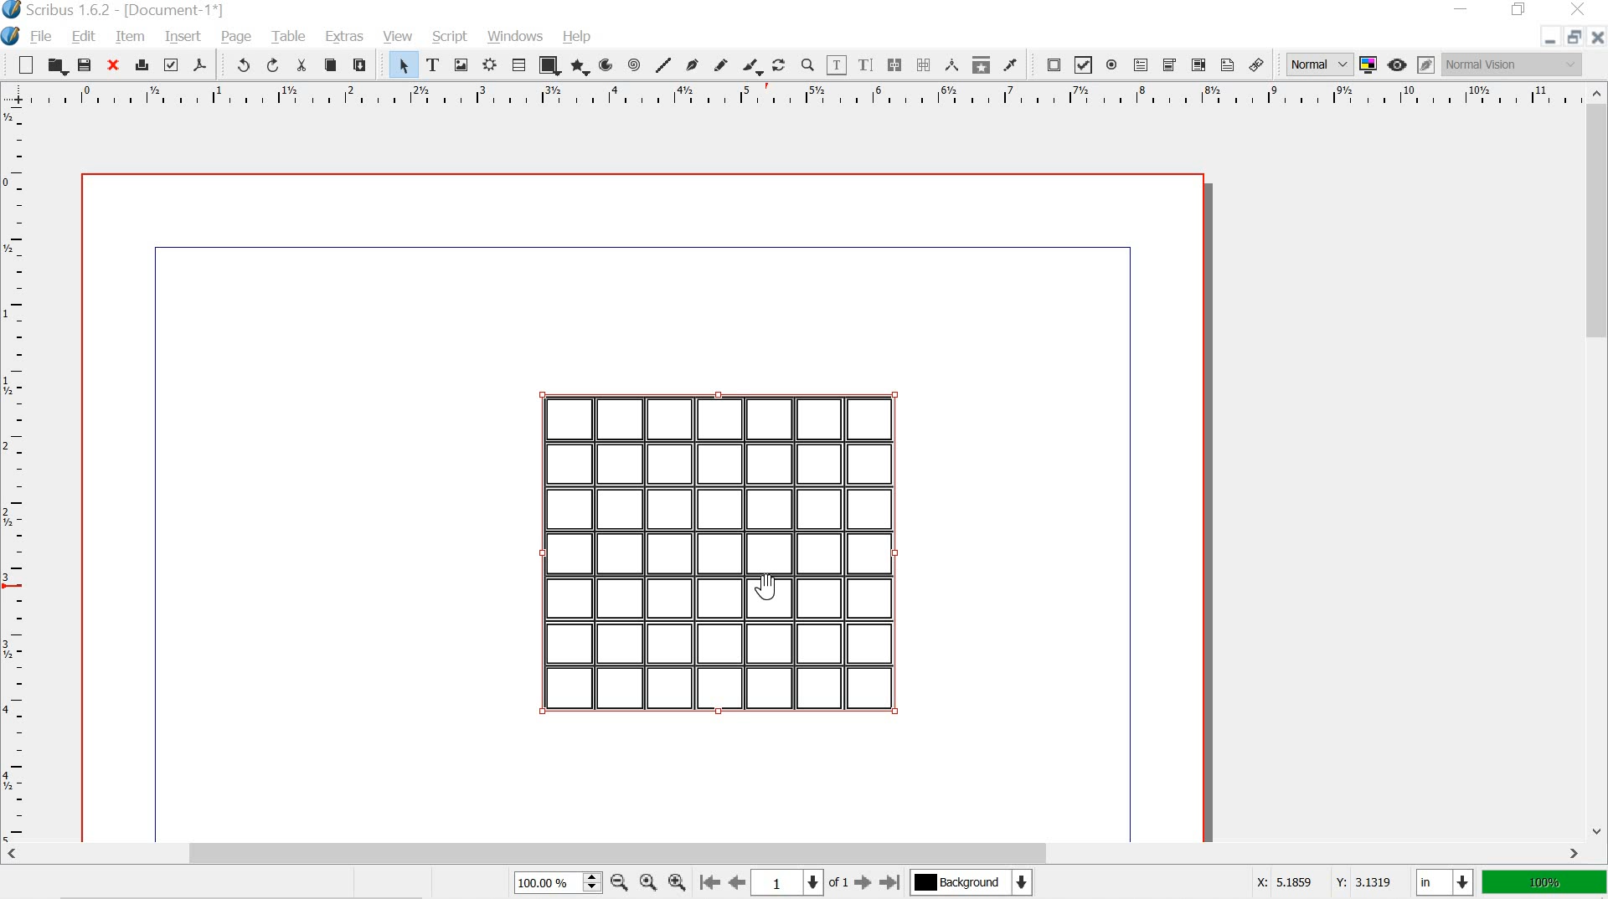 The width and height of the screenshot is (1608, 899). What do you see at coordinates (806, 64) in the screenshot?
I see `zoom in or zoom out` at bounding box center [806, 64].